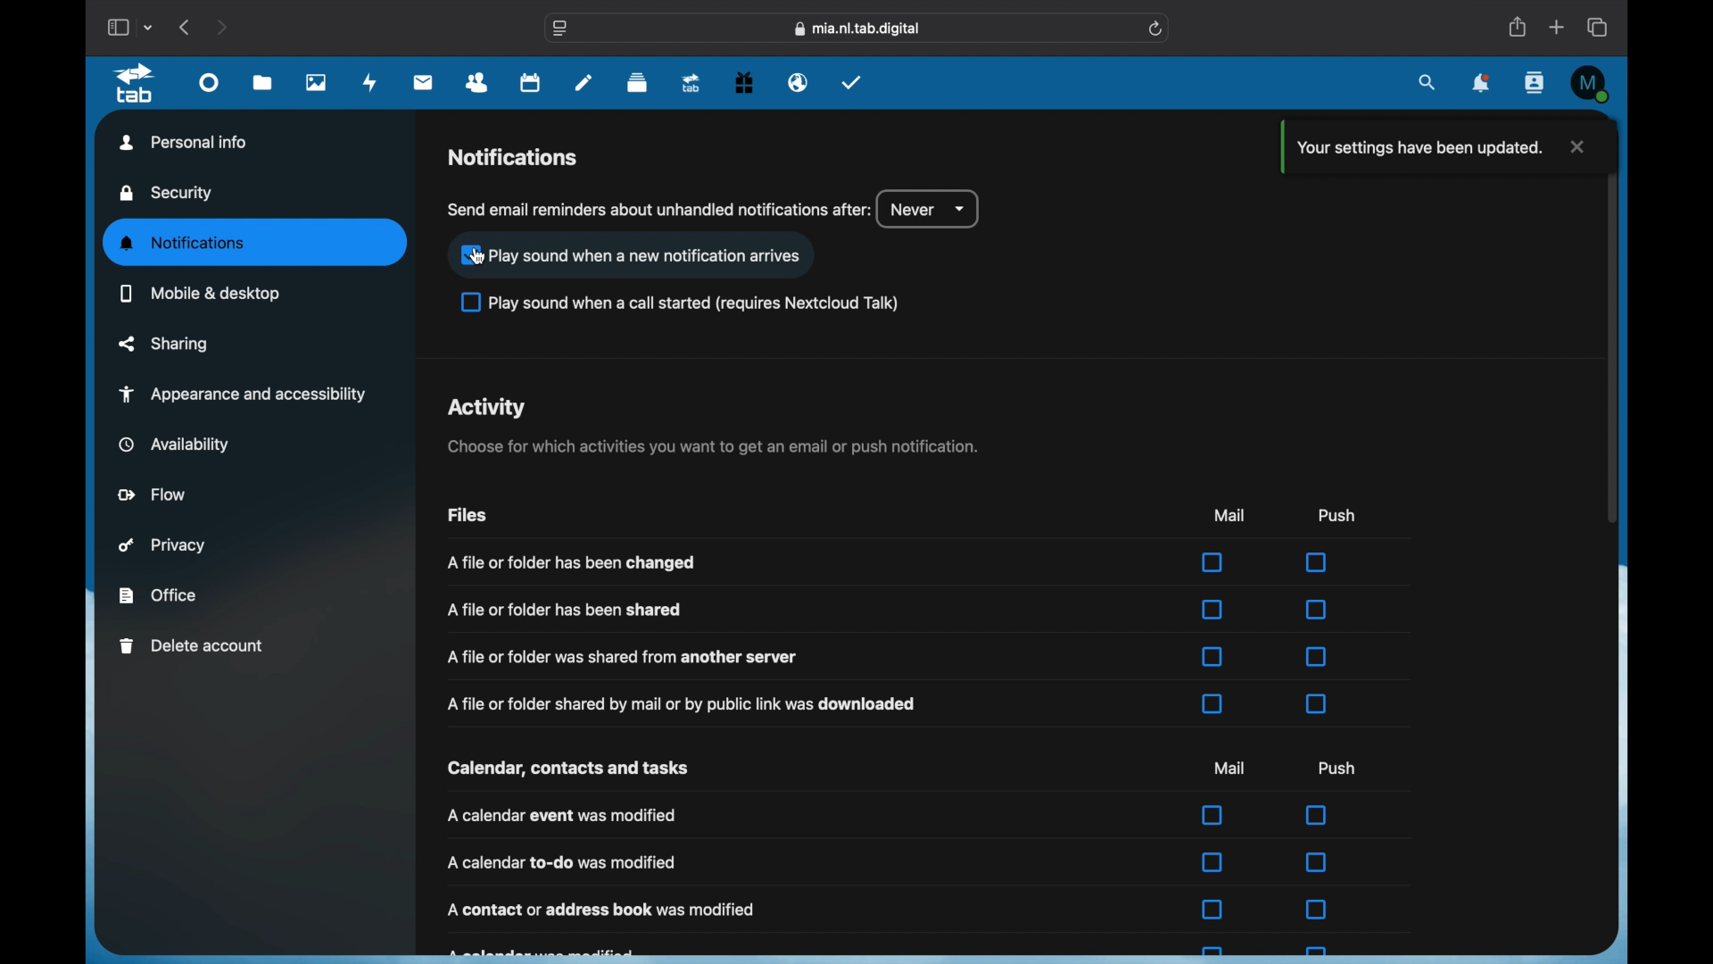 The image size is (1713, 964). I want to click on notification pop-up, so click(1430, 147).